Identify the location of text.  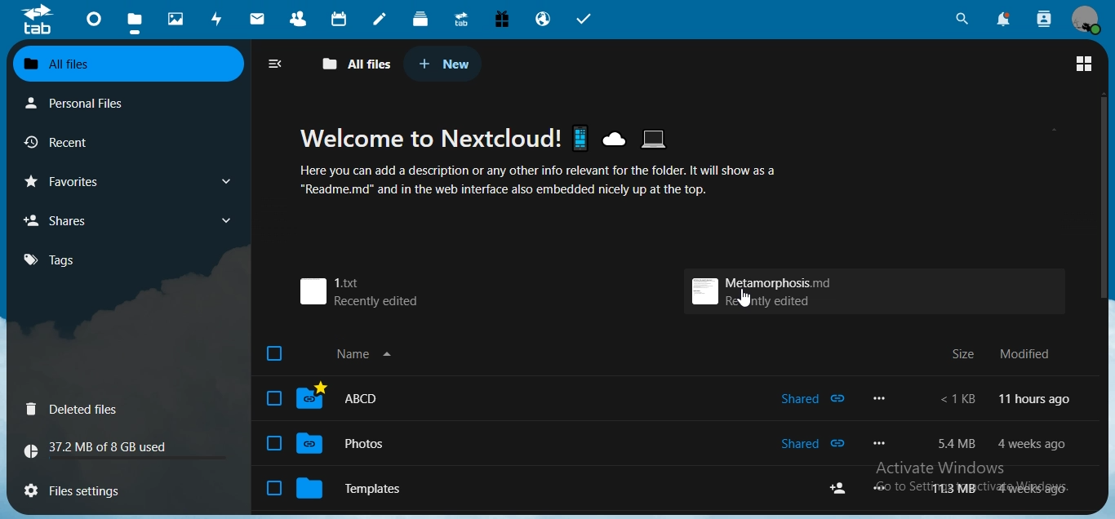
(540, 162).